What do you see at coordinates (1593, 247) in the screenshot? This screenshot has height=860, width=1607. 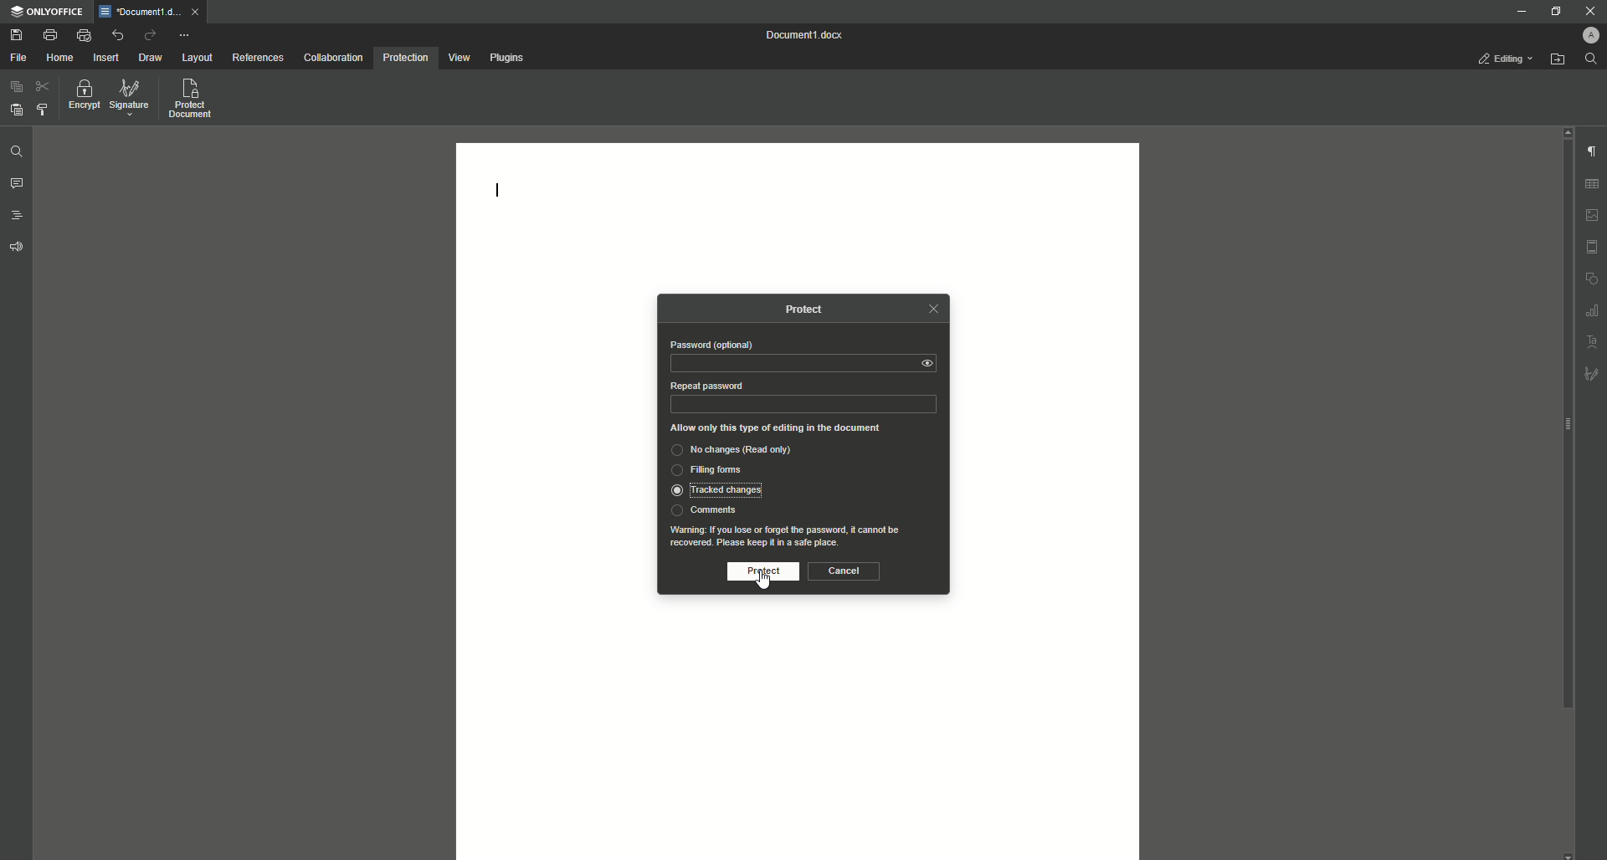 I see `Header/Footer settings` at bounding box center [1593, 247].